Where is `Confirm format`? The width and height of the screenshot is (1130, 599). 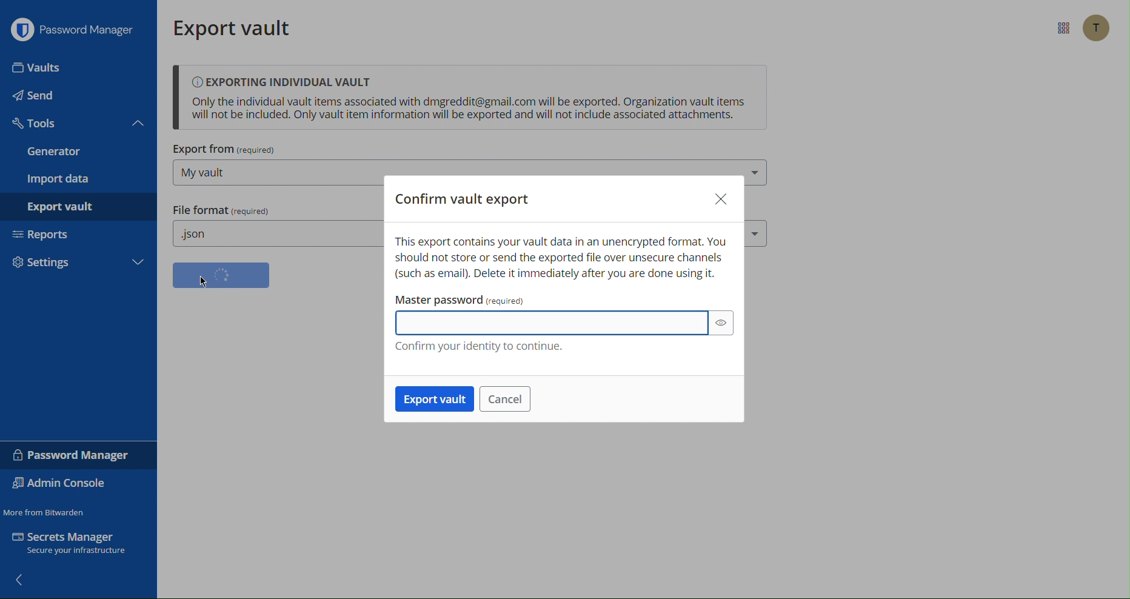
Confirm format is located at coordinates (221, 275).